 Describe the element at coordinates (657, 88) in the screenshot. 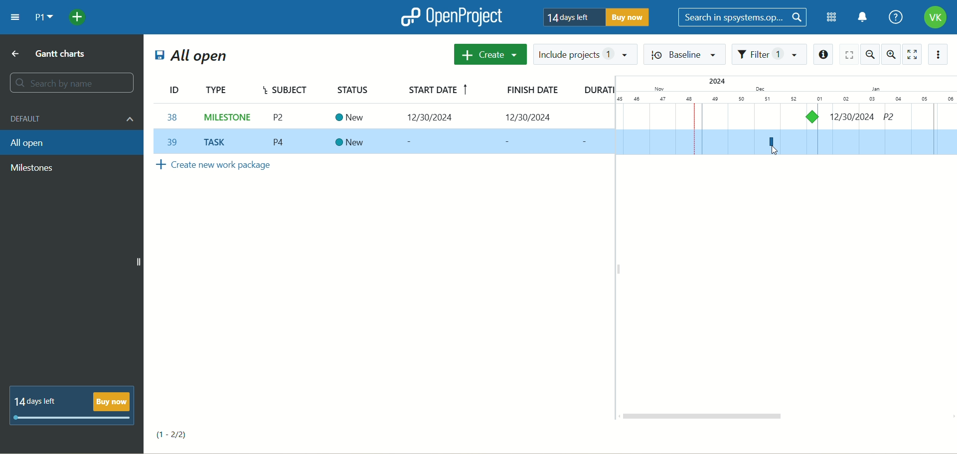

I see `Nov` at that location.